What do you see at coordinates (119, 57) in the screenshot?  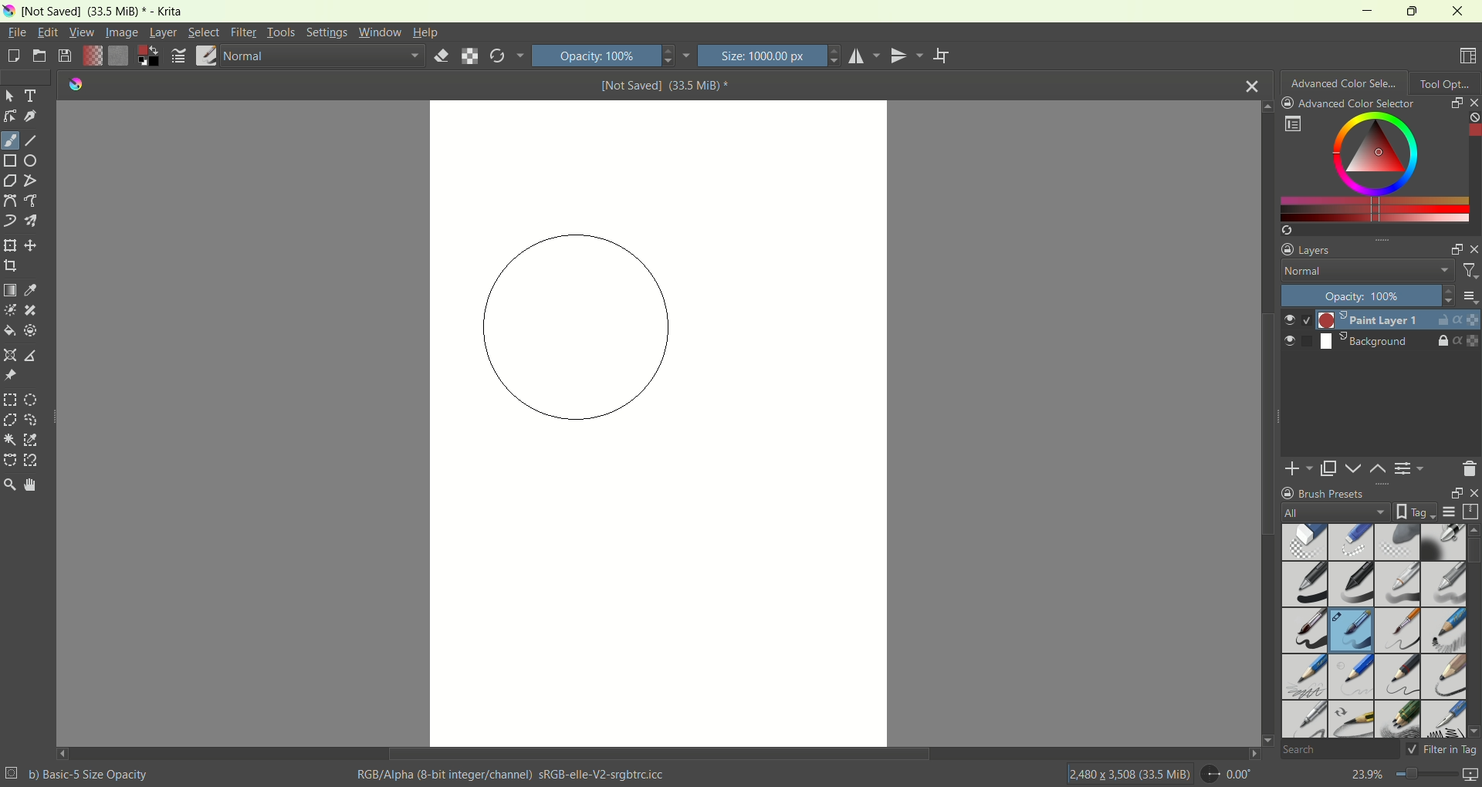 I see `fill pattern` at bounding box center [119, 57].